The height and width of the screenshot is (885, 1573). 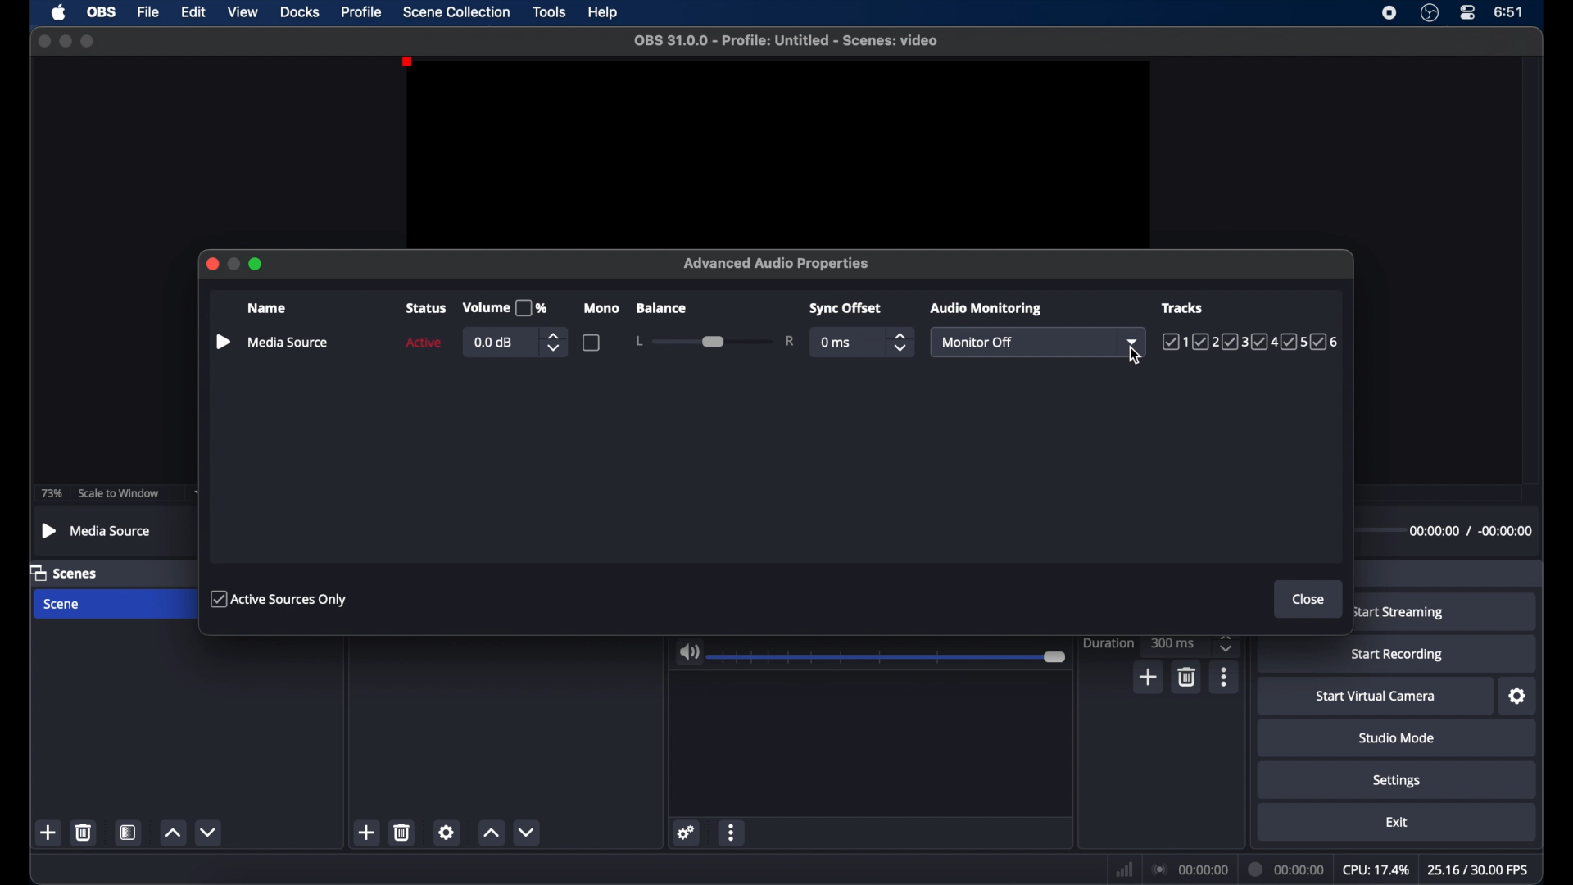 I want to click on slider, so click(x=890, y=657).